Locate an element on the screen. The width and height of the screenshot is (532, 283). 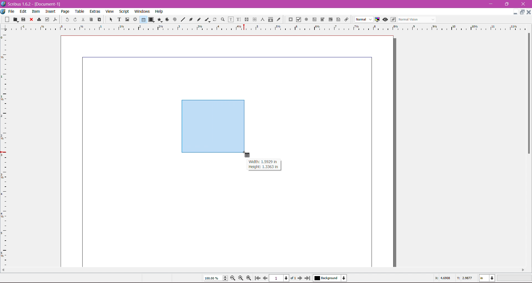
Checkbox is located at coordinates (298, 20).